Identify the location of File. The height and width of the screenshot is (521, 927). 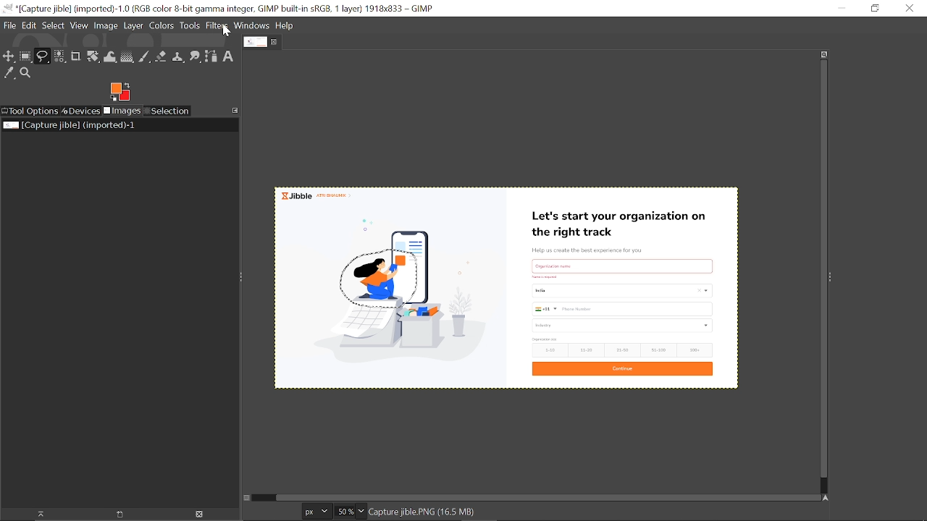
(9, 25).